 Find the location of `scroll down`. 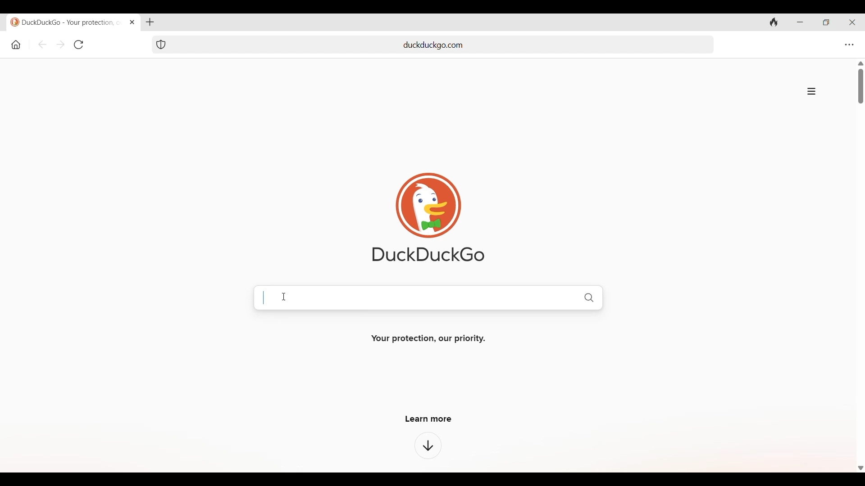

scroll down is located at coordinates (860, 468).